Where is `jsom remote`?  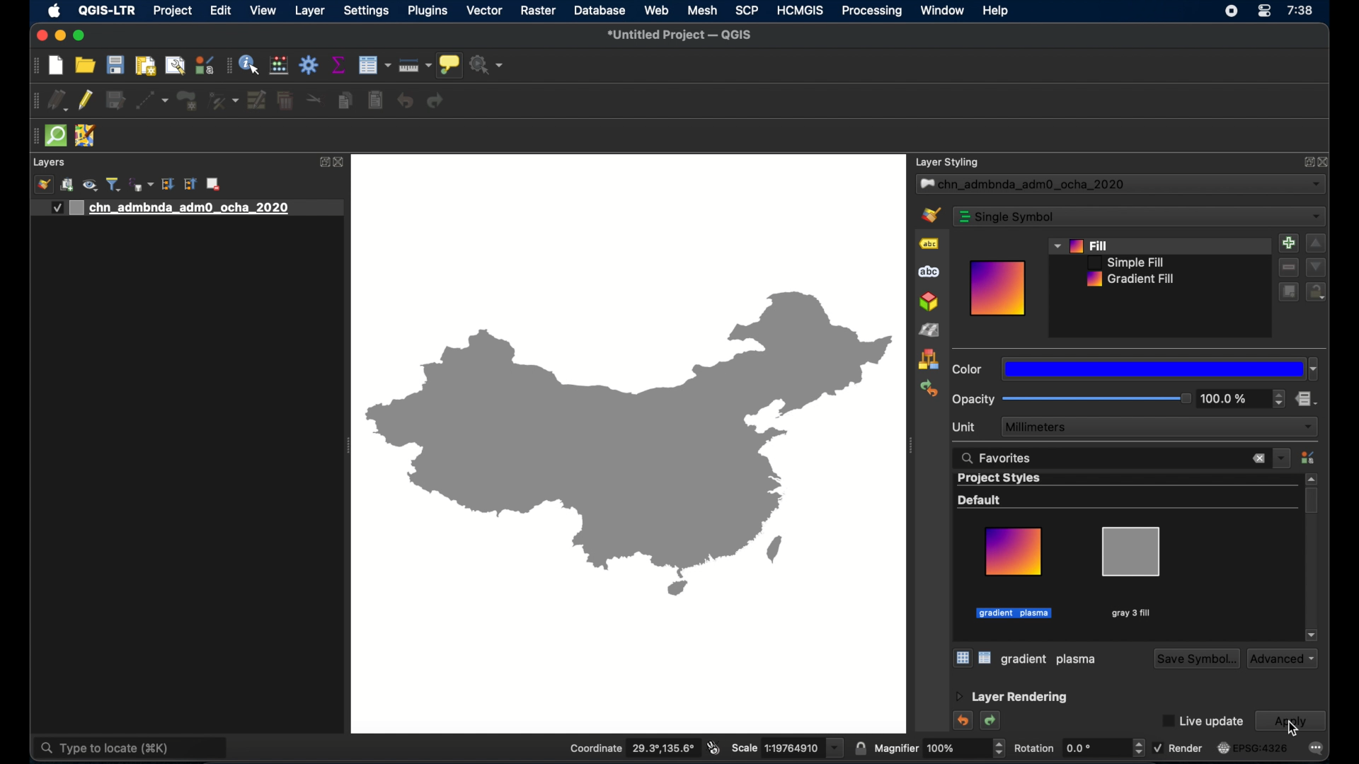
jsom remote is located at coordinates (86, 135).